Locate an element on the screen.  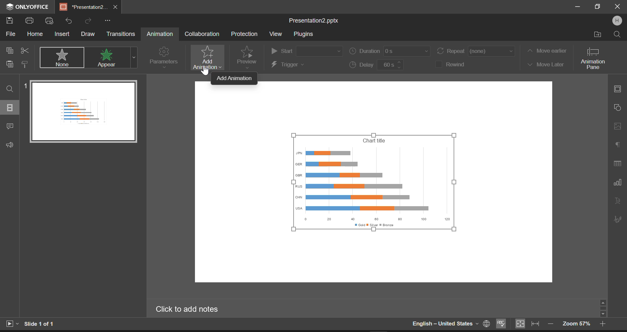
Comments is located at coordinates (10, 127).